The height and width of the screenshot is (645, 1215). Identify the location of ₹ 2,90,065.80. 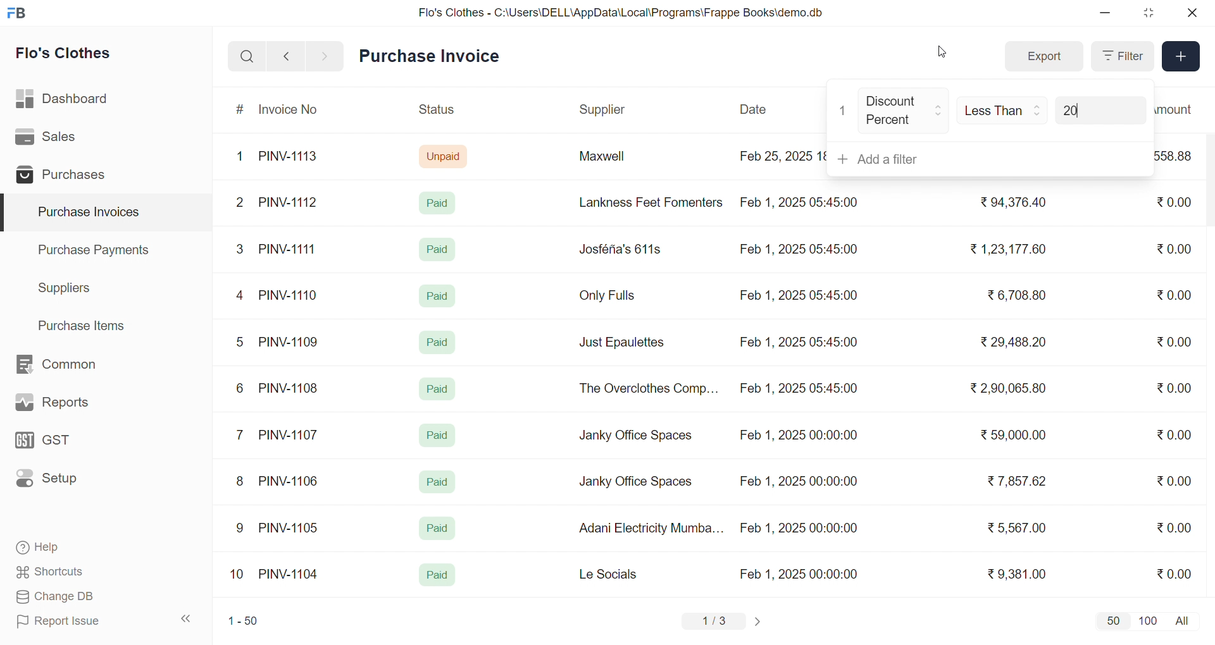
(1009, 389).